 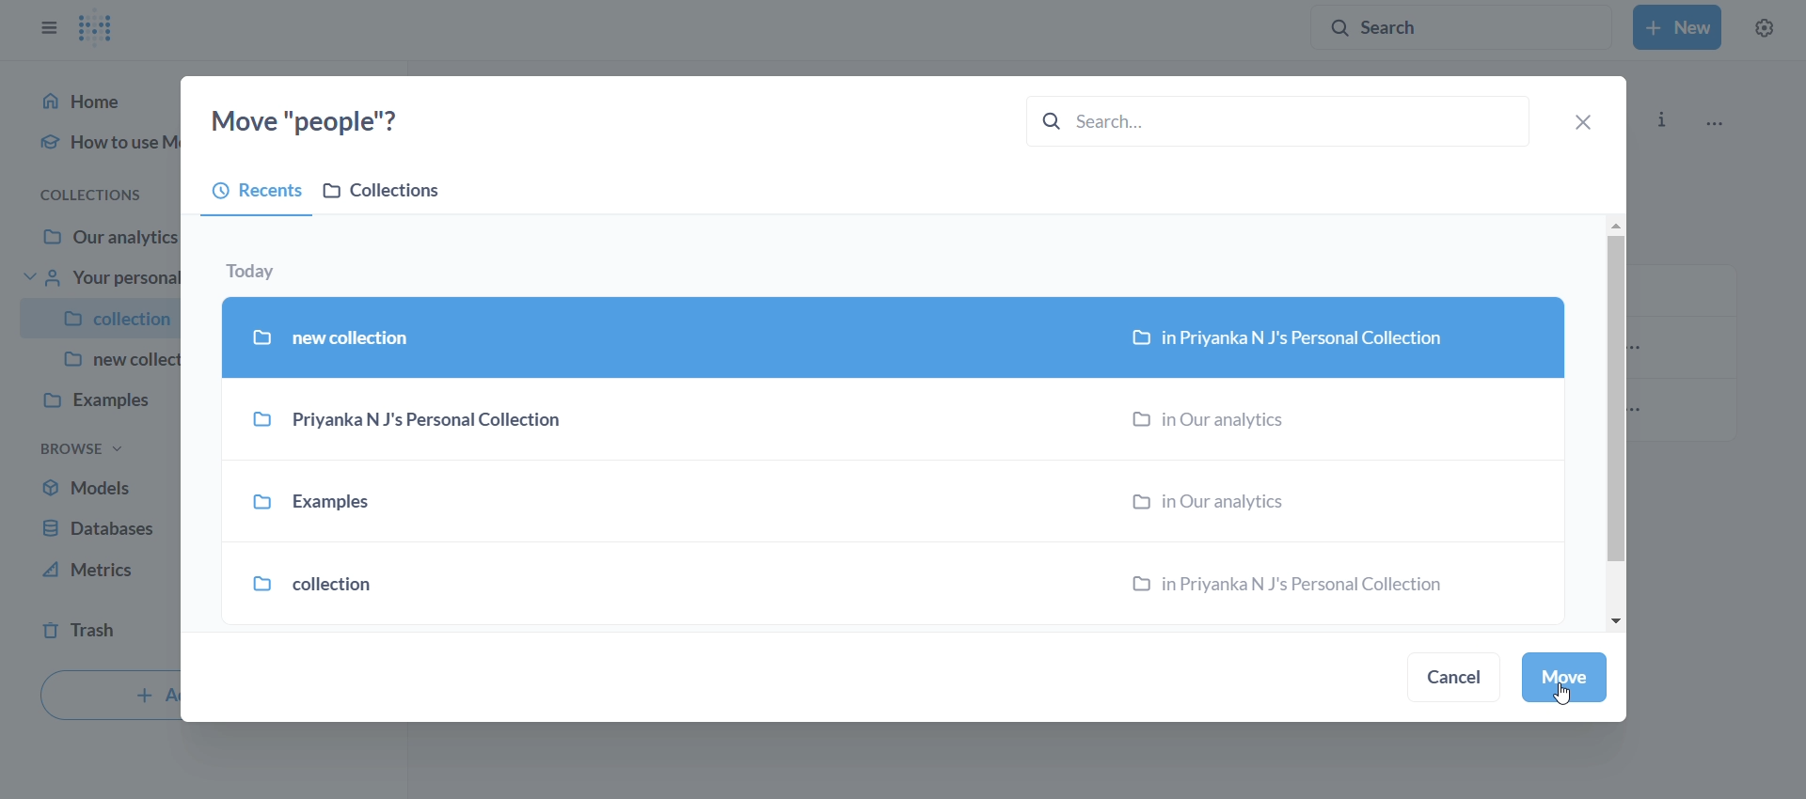 I want to click on Home, so click(x=87, y=101).